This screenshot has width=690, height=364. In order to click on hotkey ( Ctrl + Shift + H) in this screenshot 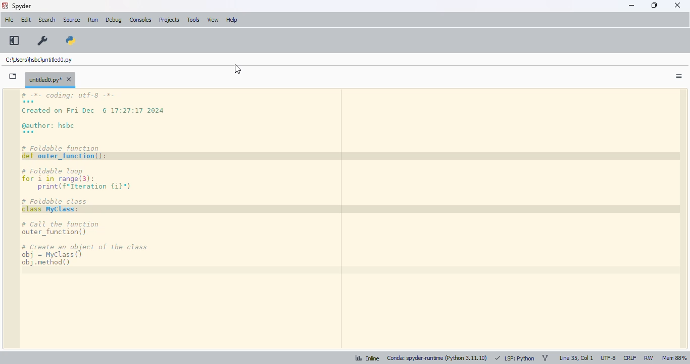, I will do `click(237, 69)`.